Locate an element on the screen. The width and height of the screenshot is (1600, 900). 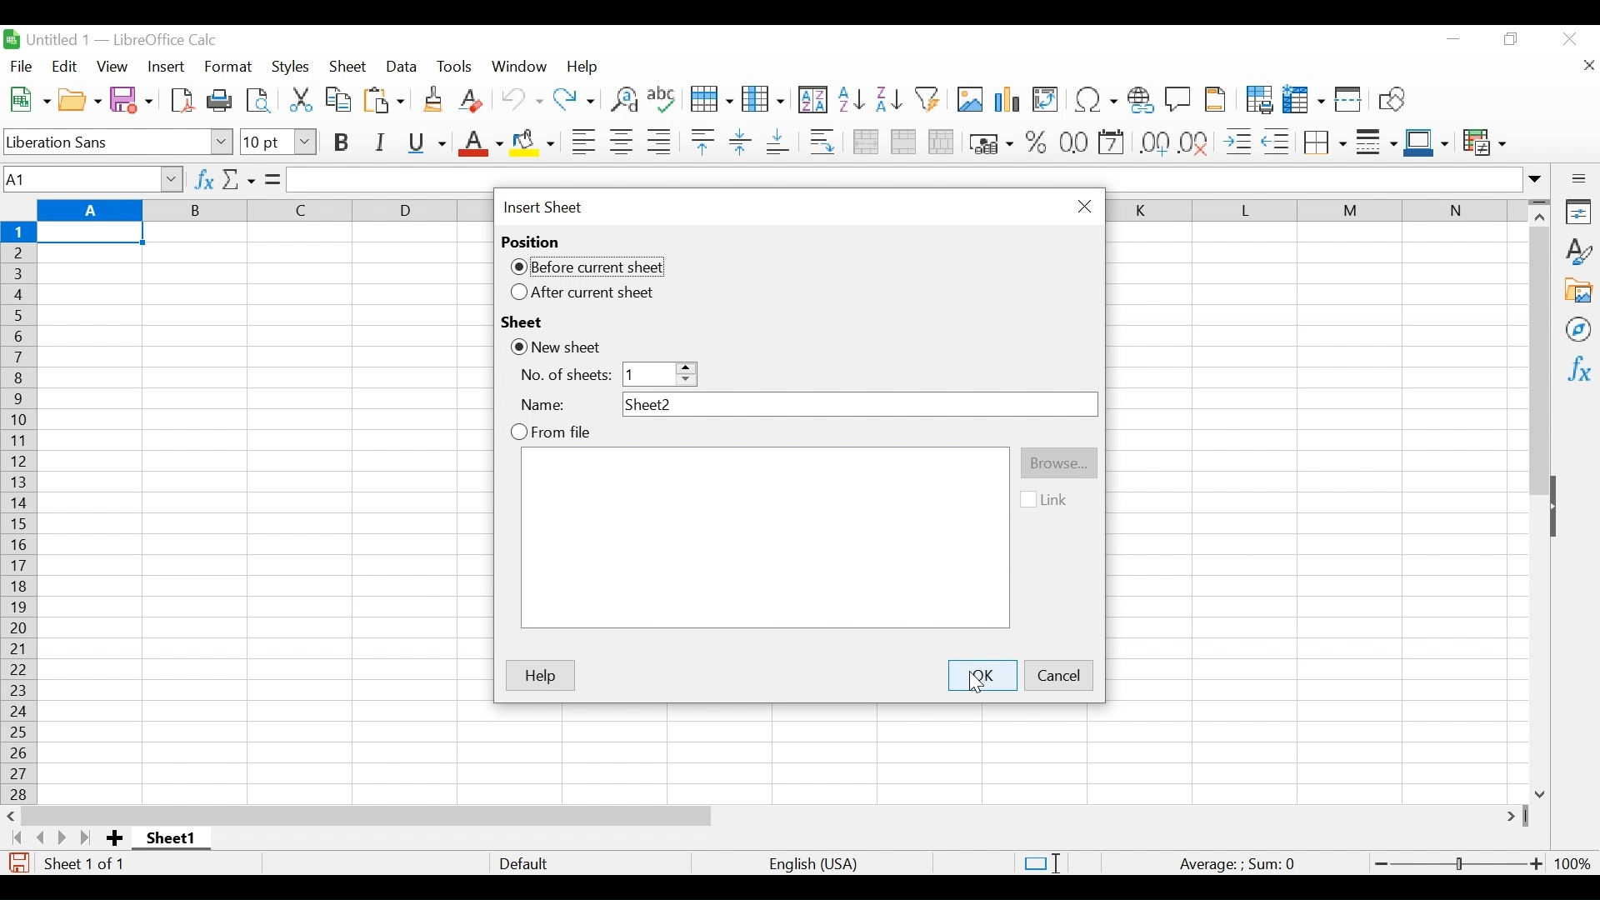
Name is located at coordinates (546, 406).